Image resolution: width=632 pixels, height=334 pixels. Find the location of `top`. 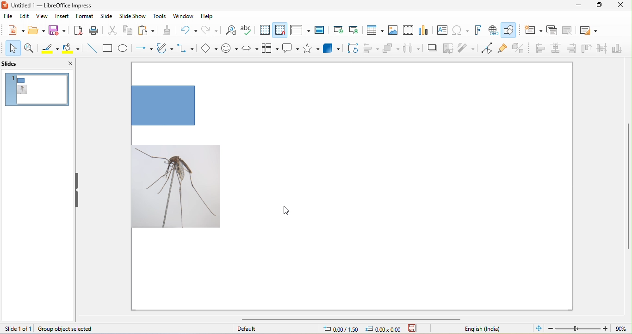

top is located at coordinates (586, 49).